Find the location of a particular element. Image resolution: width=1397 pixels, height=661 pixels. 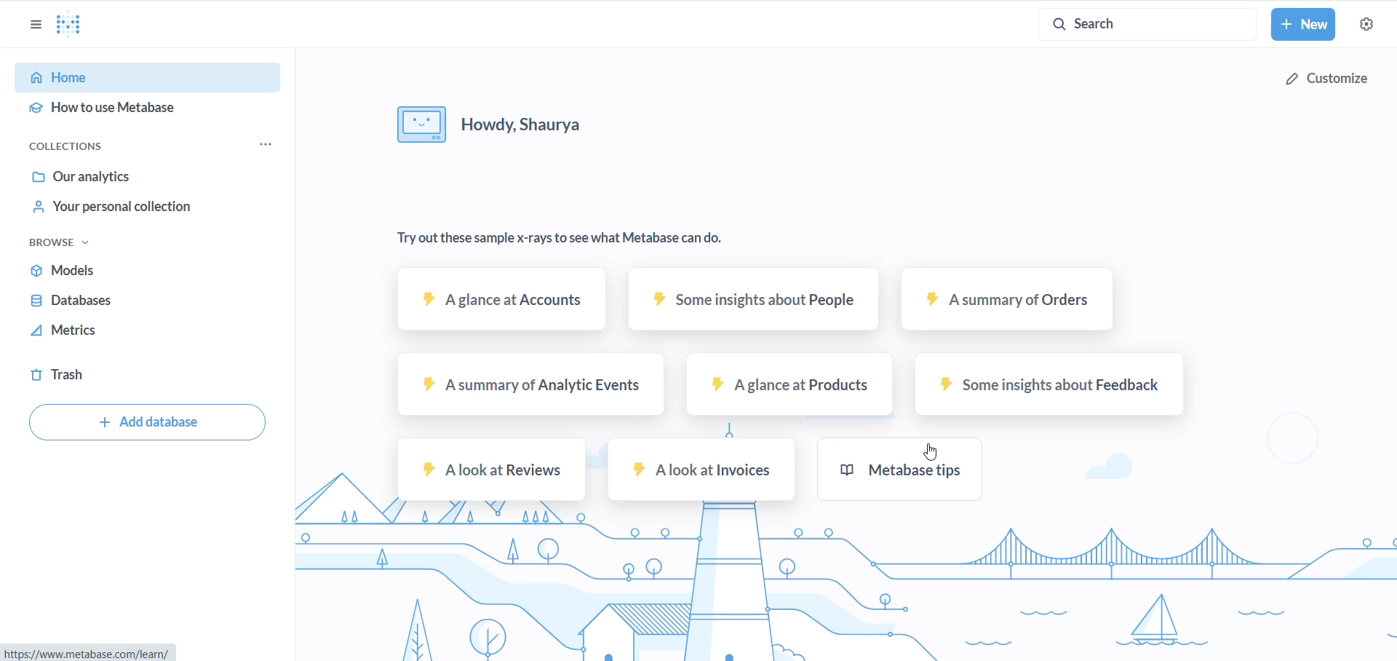

A summary of Orders sample is located at coordinates (1011, 306).